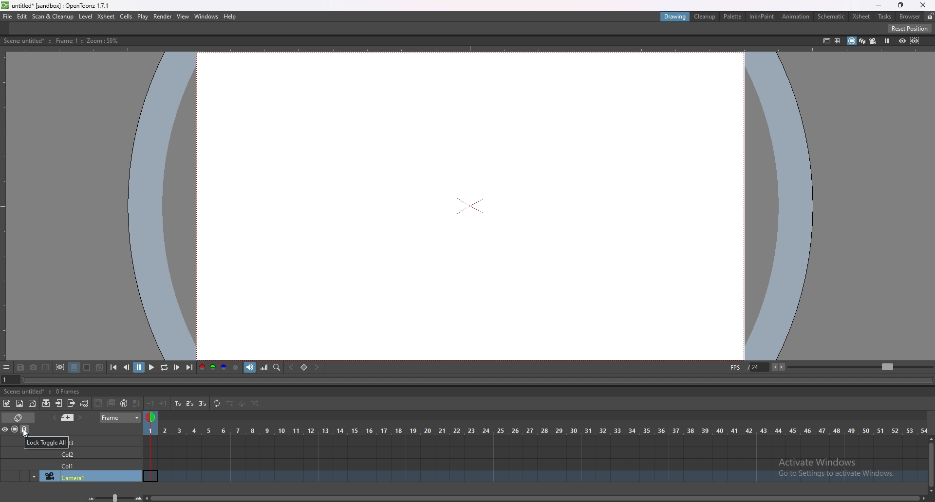 This screenshot has width=935, height=502. Describe the element at coordinates (99, 403) in the screenshot. I see `create blank drawing` at that location.